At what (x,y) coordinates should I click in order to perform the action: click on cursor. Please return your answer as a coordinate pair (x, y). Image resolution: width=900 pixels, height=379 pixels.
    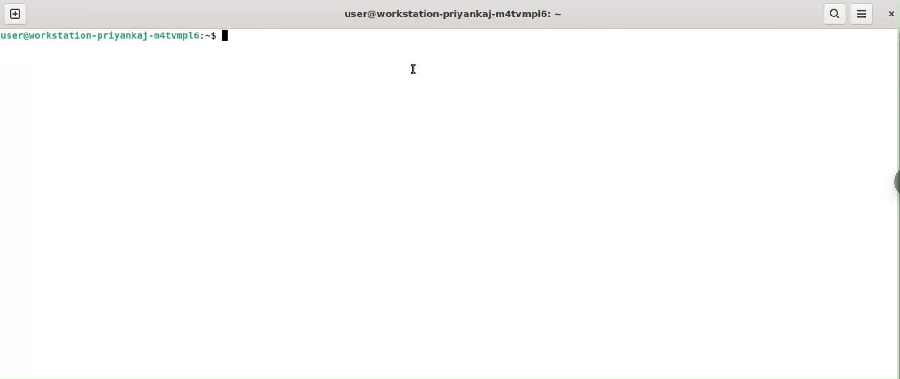
    Looking at the image, I should click on (412, 68).